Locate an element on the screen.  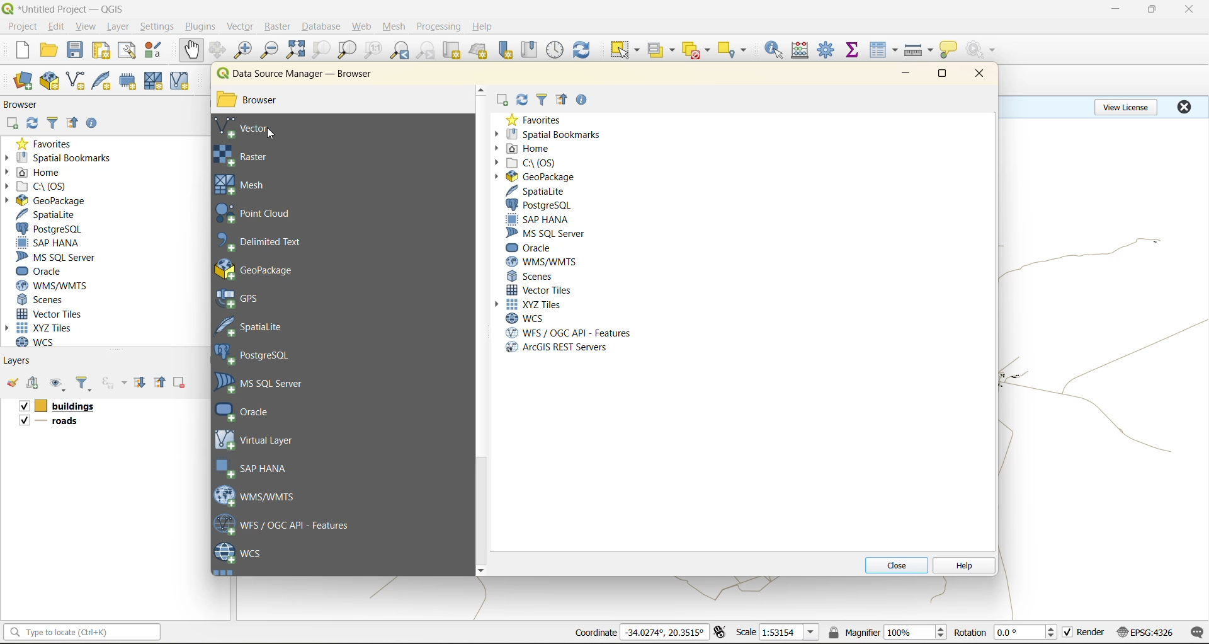
xyz tiles is located at coordinates (45, 328).